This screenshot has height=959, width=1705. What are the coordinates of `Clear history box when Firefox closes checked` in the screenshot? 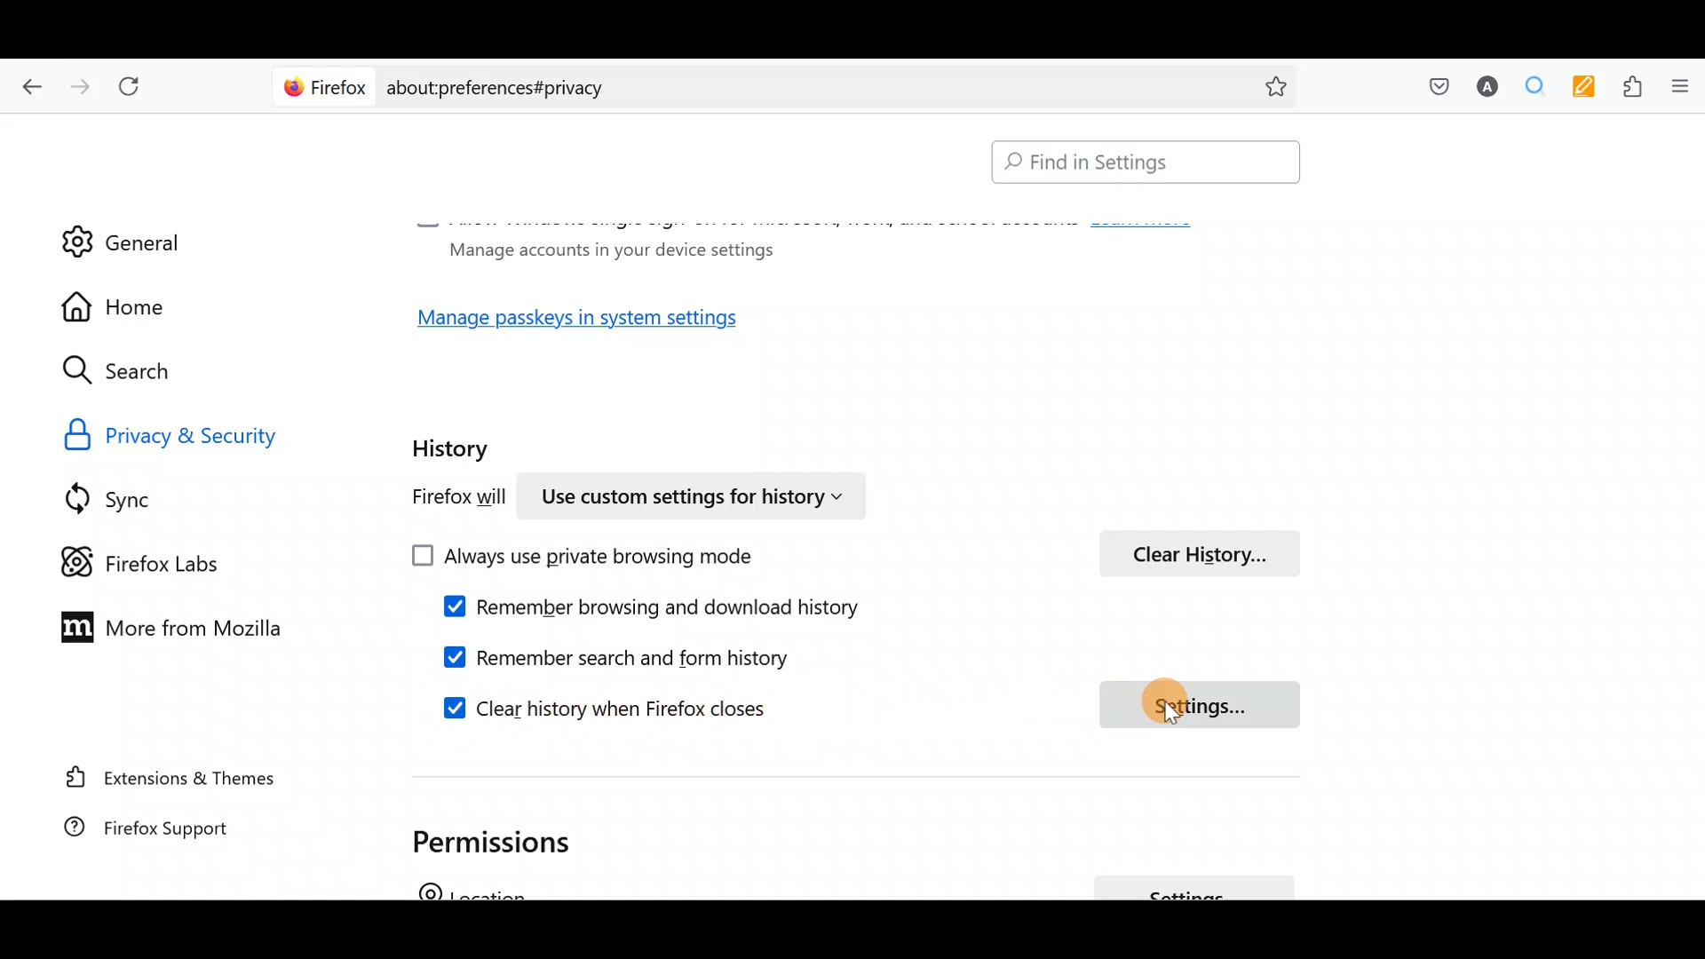 It's located at (583, 709).